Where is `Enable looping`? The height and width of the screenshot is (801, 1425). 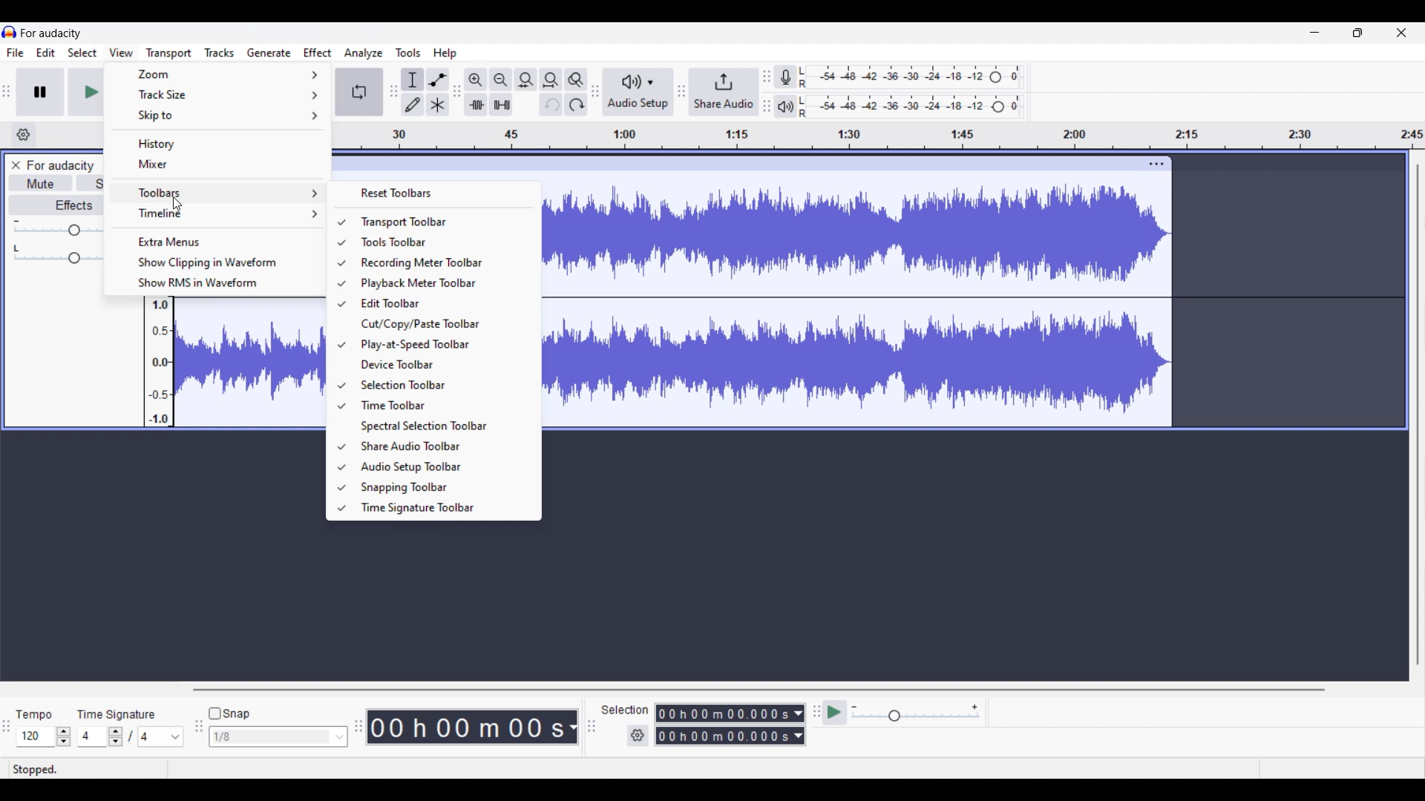 Enable looping is located at coordinates (359, 92).